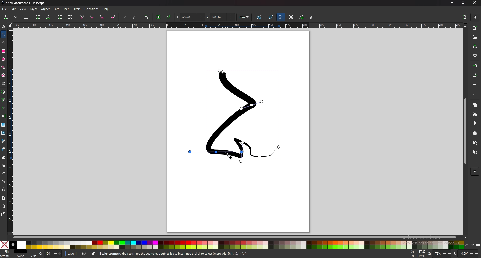 Image resolution: width=481 pixels, height=258 pixels. Describe the element at coordinates (464, 132) in the screenshot. I see `scroll bar` at that location.